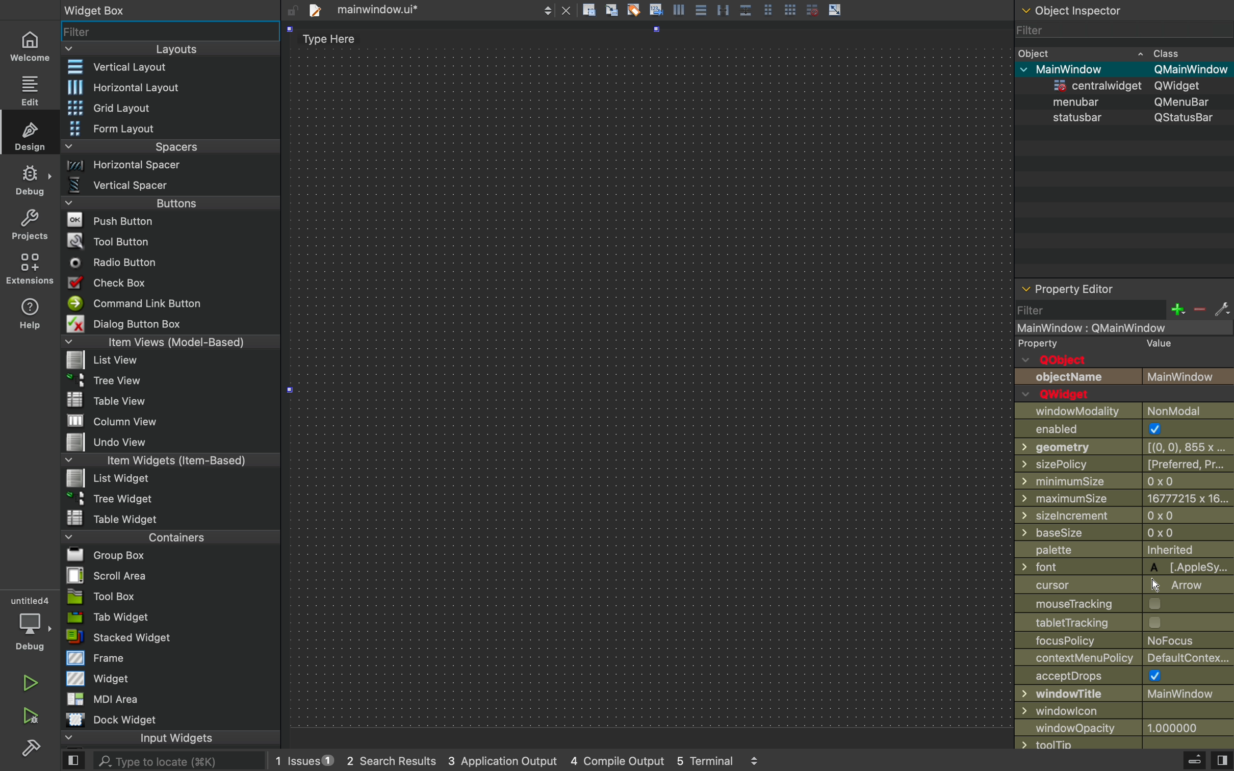 Image resolution: width=1234 pixels, height=771 pixels. What do you see at coordinates (1123, 51) in the screenshot?
I see `object` at bounding box center [1123, 51].